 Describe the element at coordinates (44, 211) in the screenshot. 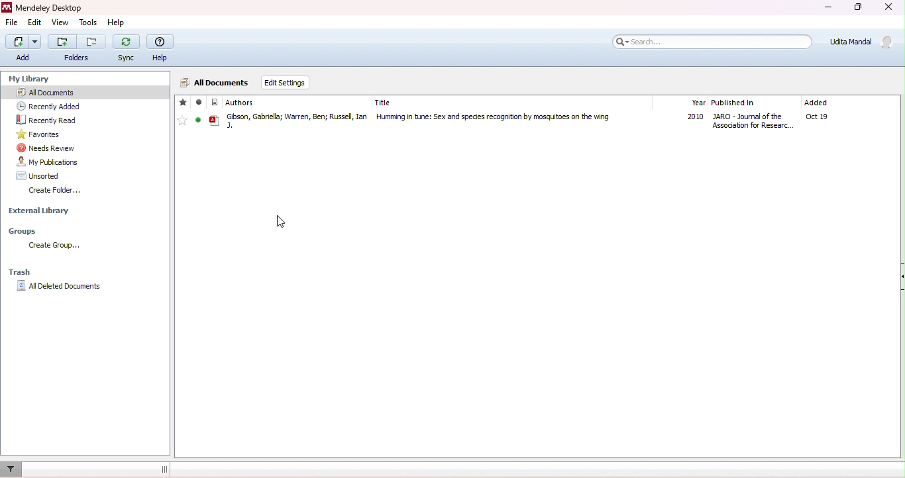

I see `external library` at that location.